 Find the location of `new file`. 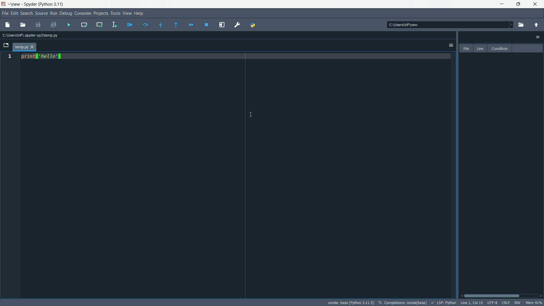

new file is located at coordinates (8, 25).